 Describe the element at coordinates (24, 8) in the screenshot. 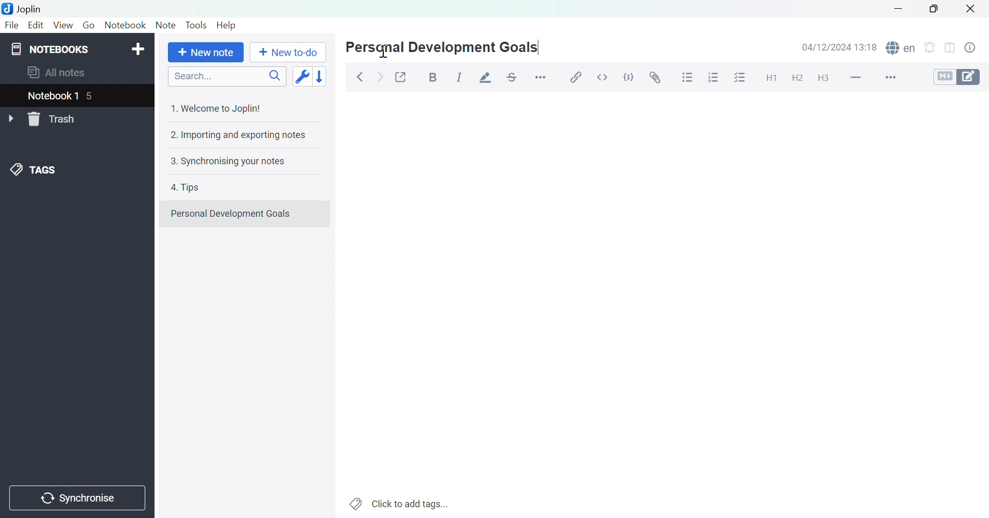

I see `Joplin` at that location.